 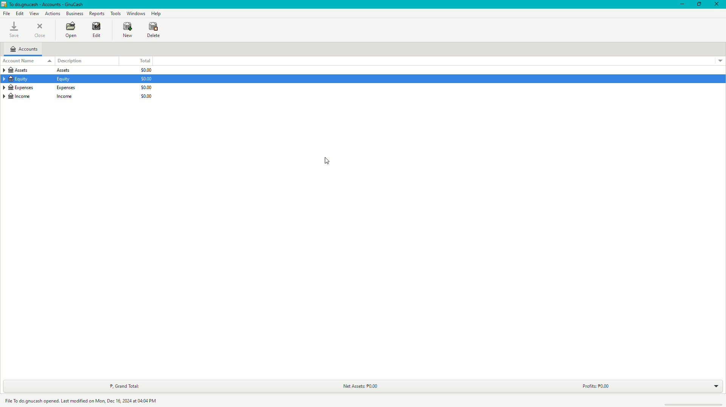 What do you see at coordinates (115, 14) in the screenshot?
I see `Tools` at bounding box center [115, 14].